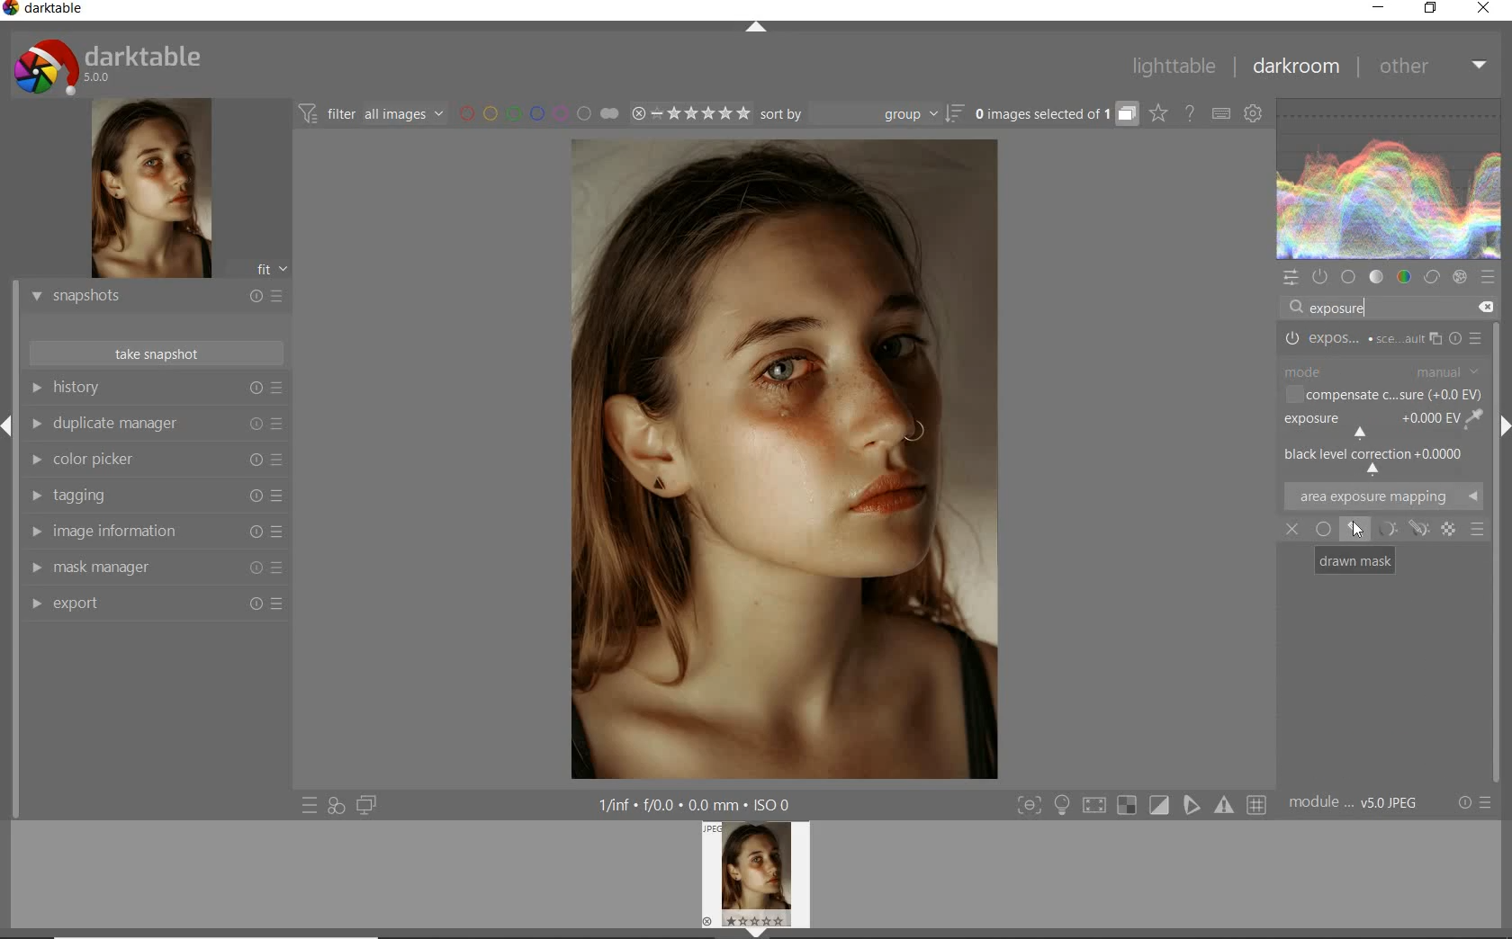 Image resolution: width=1512 pixels, height=939 pixels. What do you see at coordinates (539, 114) in the screenshot?
I see `filter by image color` at bounding box center [539, 114].